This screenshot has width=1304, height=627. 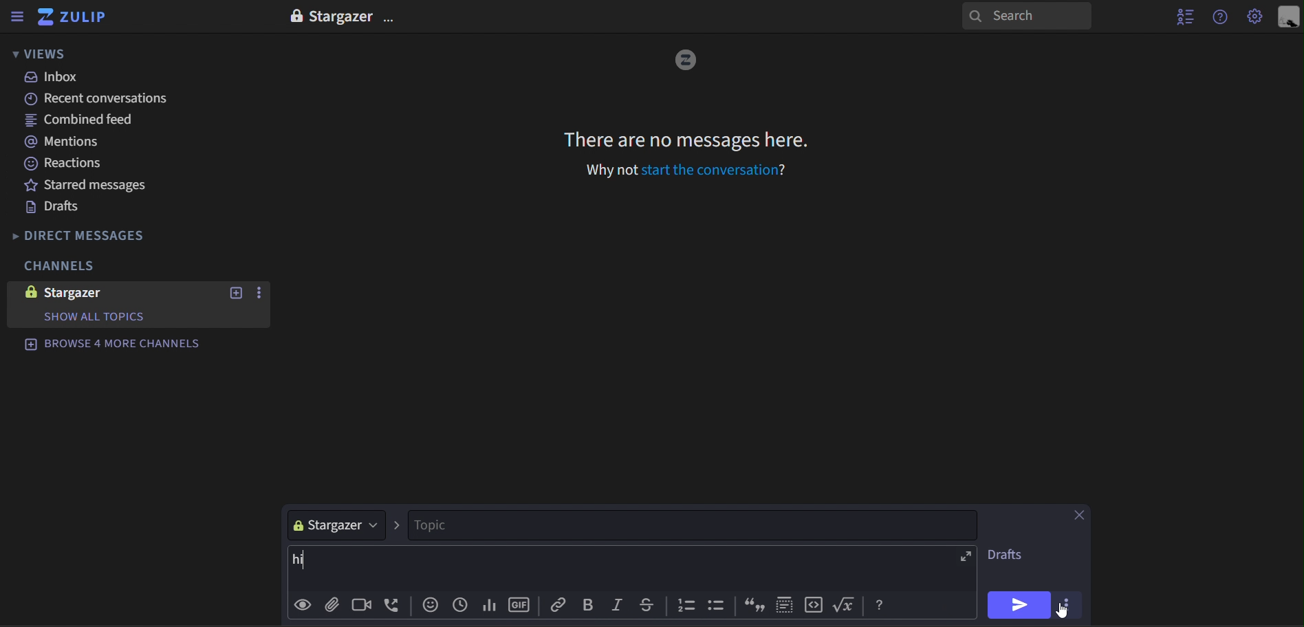 What do you see at coordinates (1287, 16) in the screenshot?
I see `personal menu` at bounding box center [1287, 16].